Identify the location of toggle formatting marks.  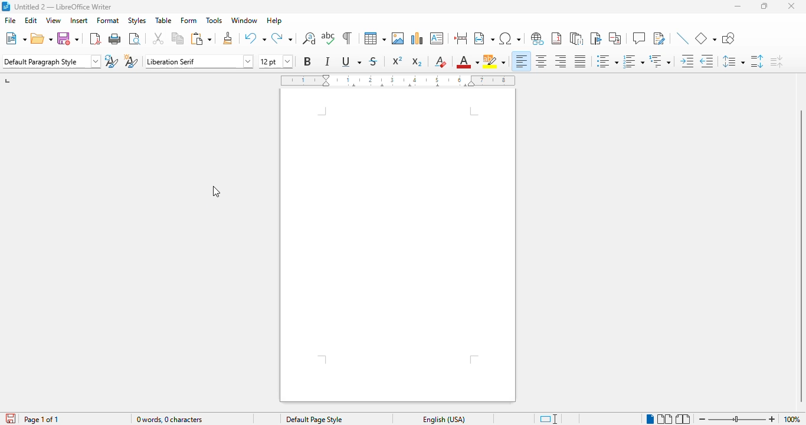
(347, 39).